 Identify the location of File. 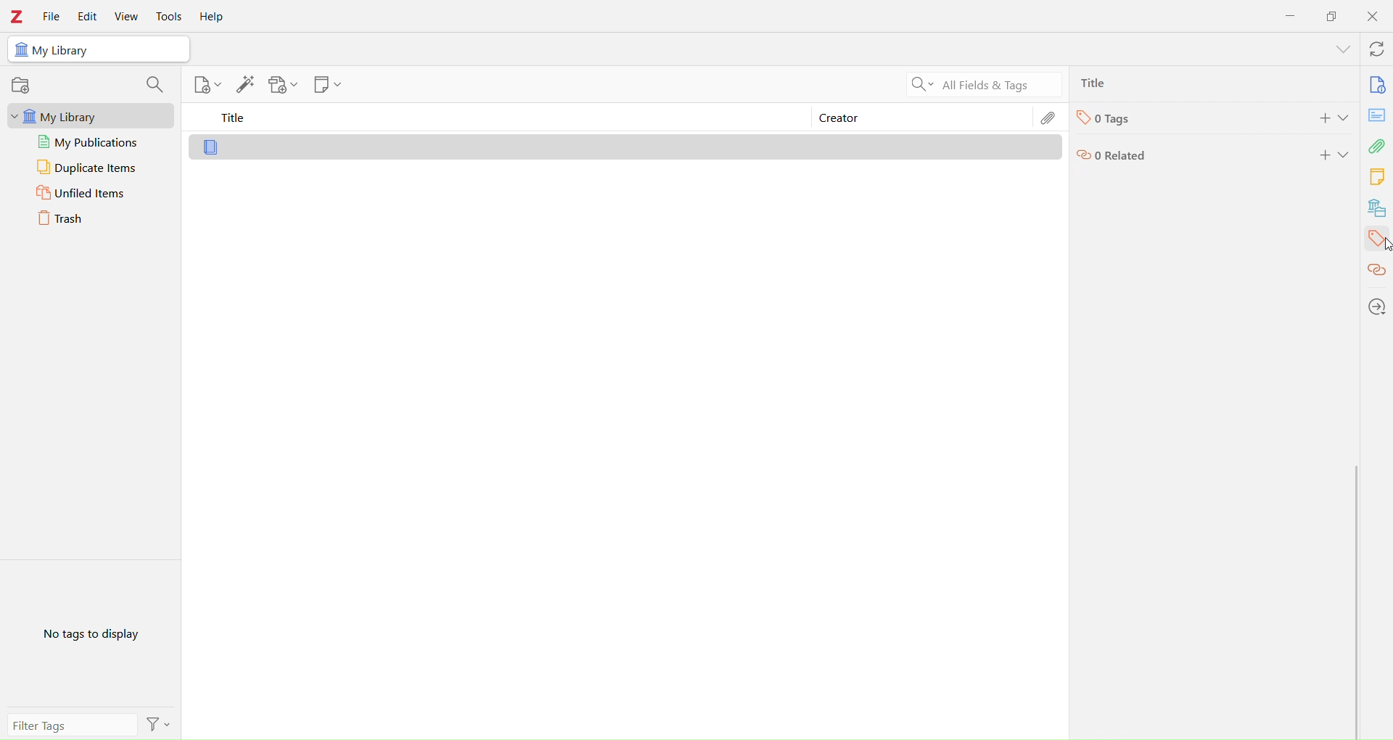
(48, 13).